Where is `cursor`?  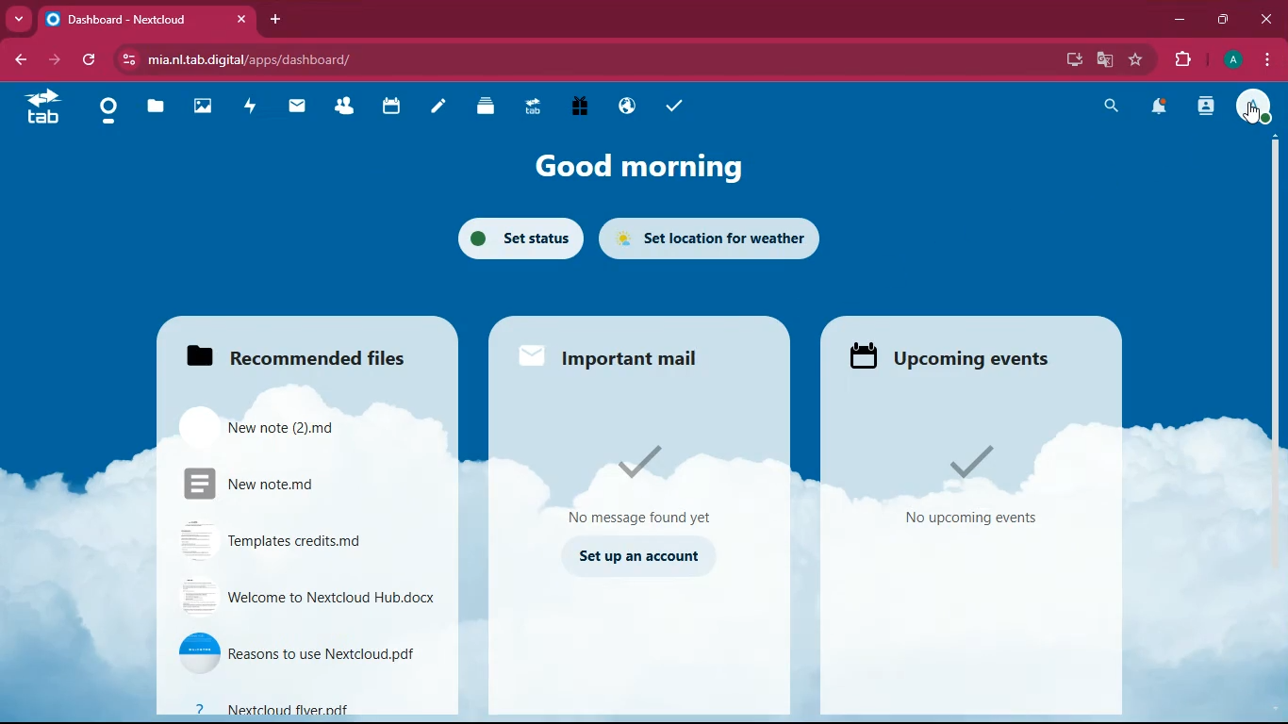 cursor is located at coordinates (1249, 120).